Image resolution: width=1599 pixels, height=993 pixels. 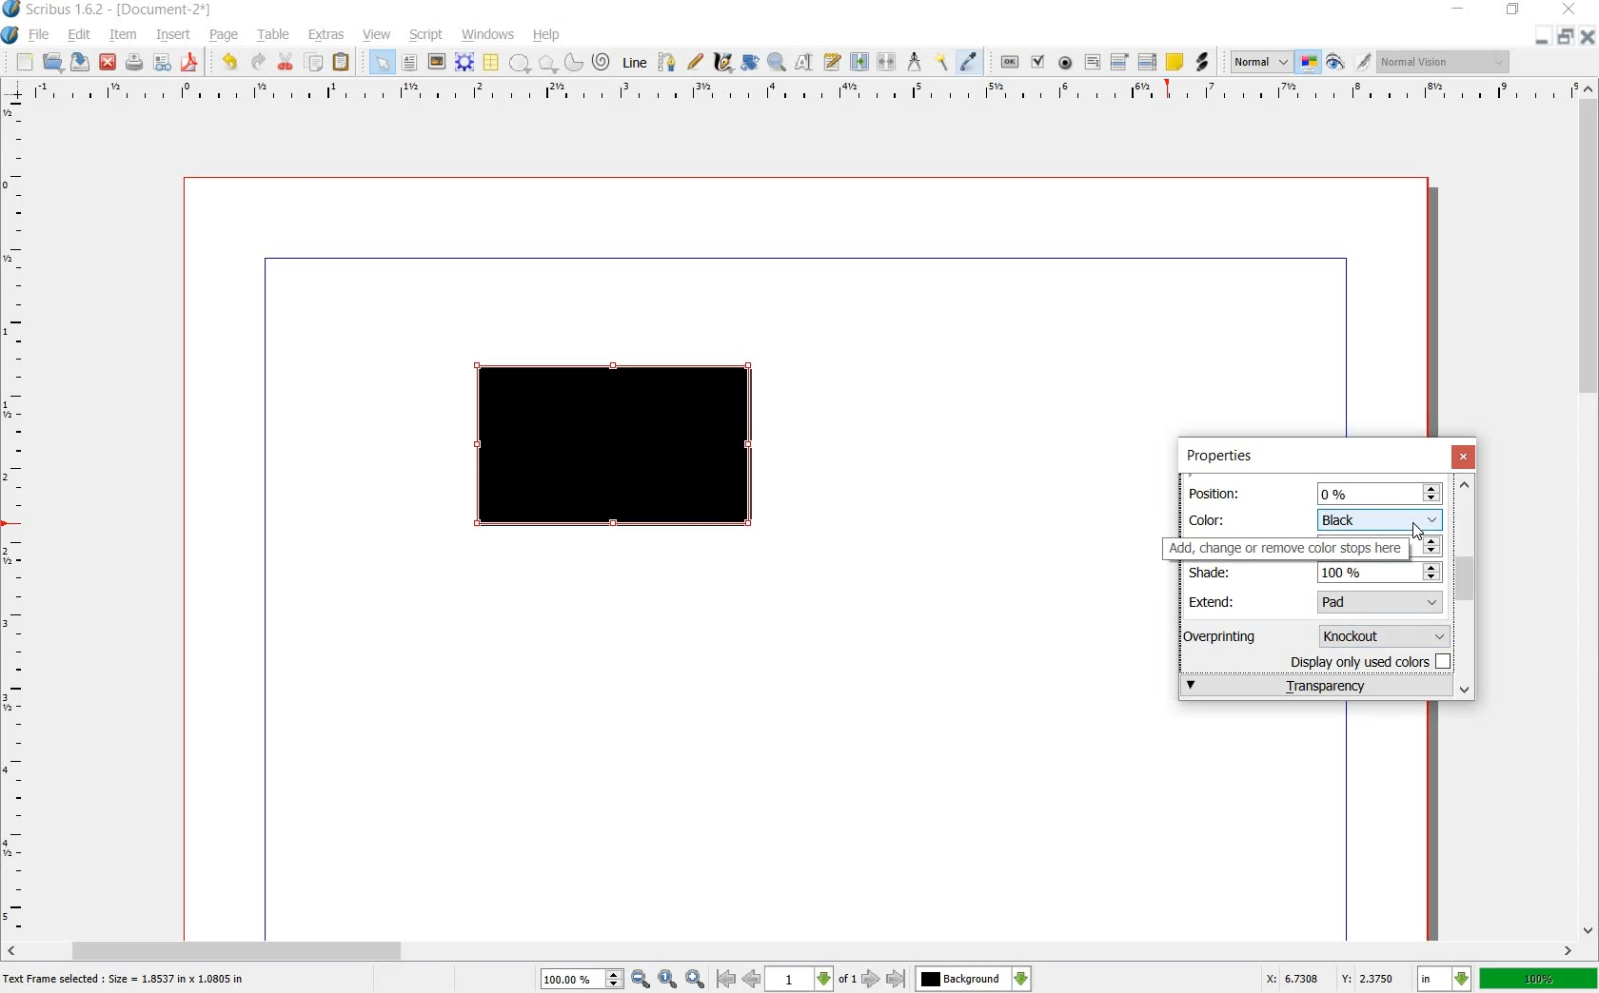 I want to click on scroll bar, so click(x=1589, y=511).